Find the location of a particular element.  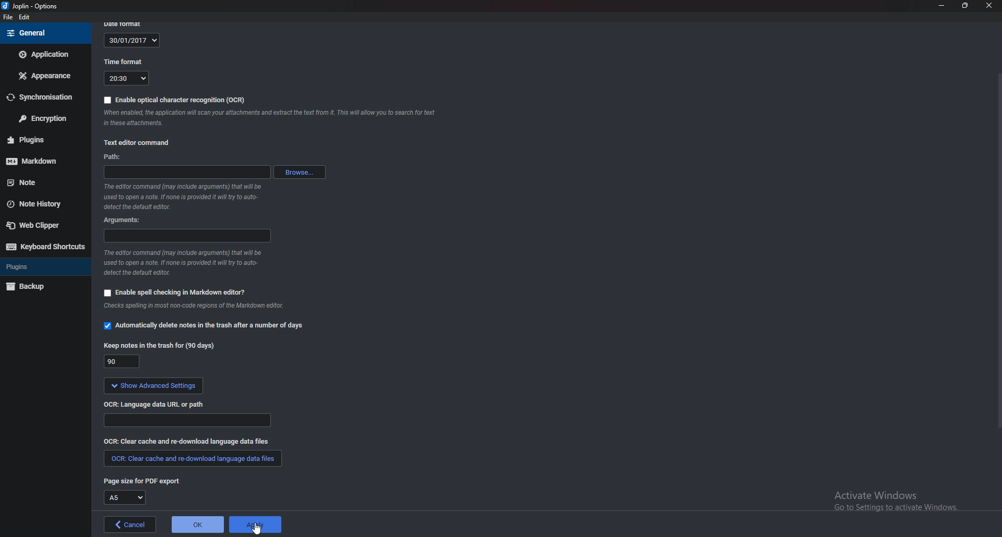

Language data is located at coordinates (186, 420).